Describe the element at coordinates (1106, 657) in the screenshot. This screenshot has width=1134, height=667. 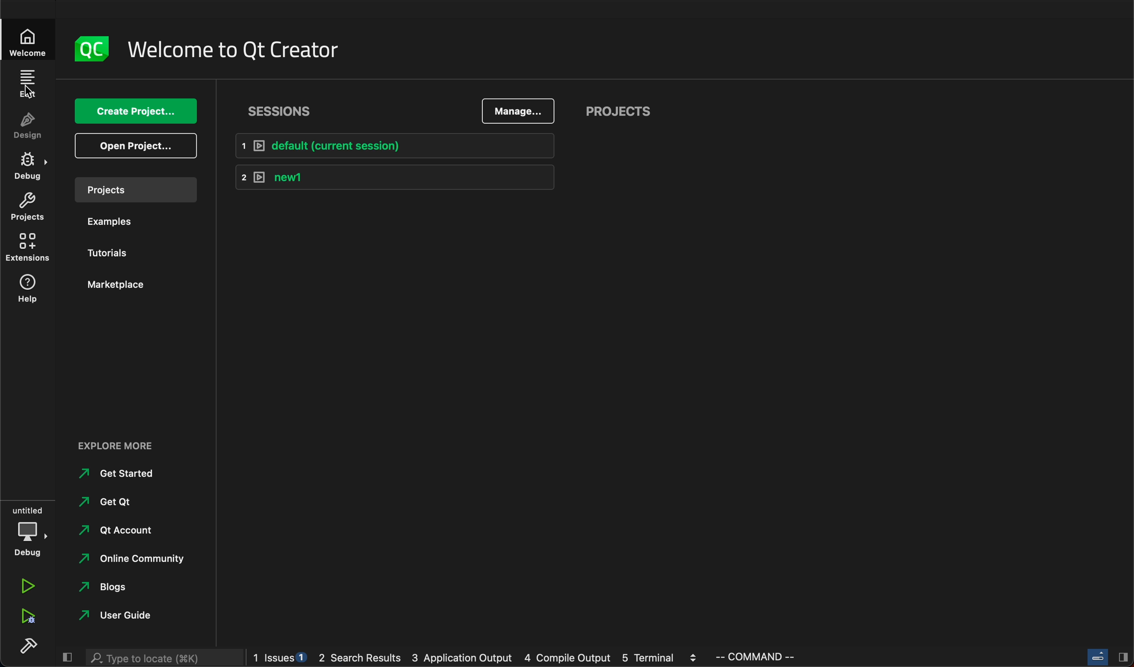
I see `close slide bar` at that location.